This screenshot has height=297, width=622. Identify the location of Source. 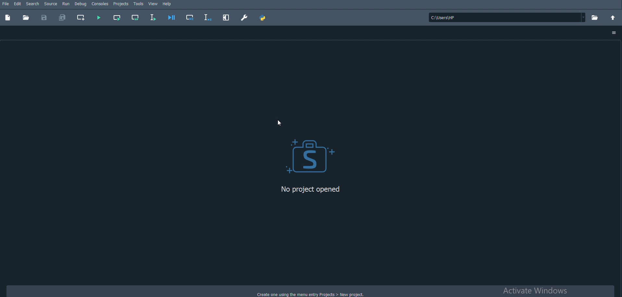
(51, 3).